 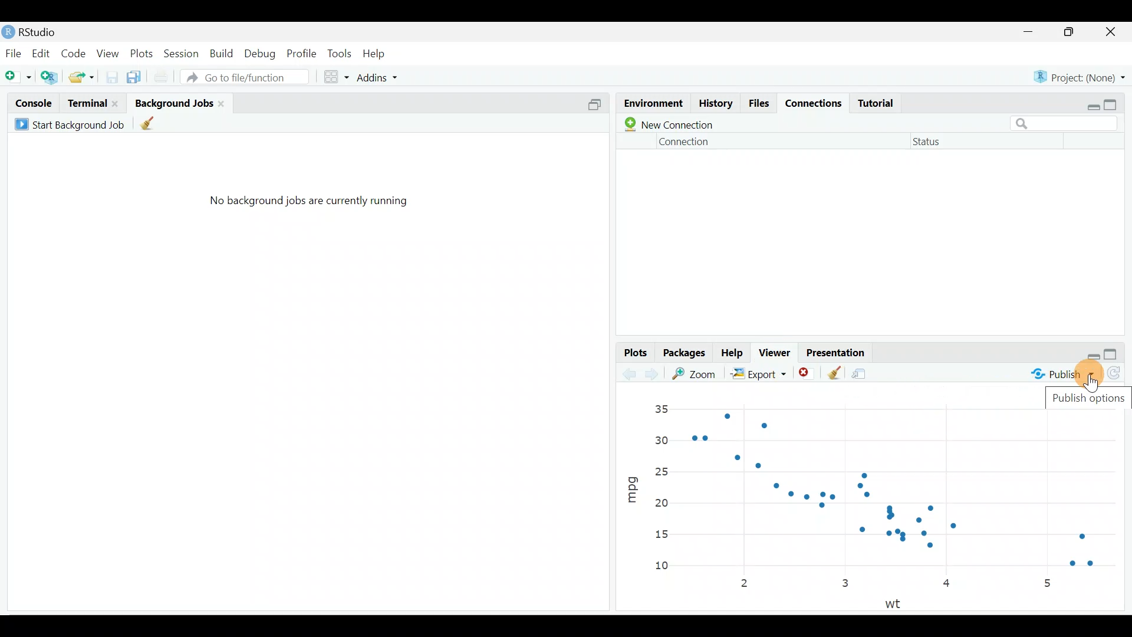 What do you see at coordinates (697, 373) in the screenshot?
I see `Zoom` at bounding box center [697, 373].